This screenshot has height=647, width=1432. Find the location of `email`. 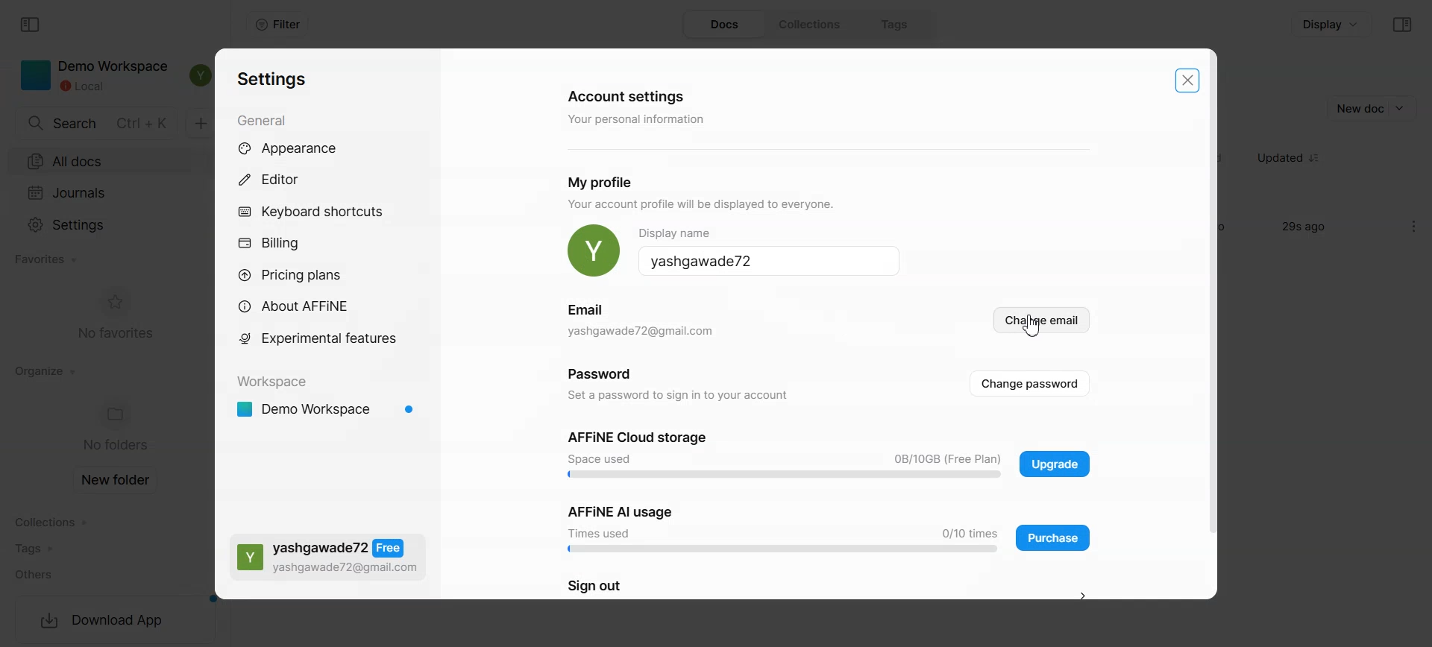

email is located at coordinates (584, 307).